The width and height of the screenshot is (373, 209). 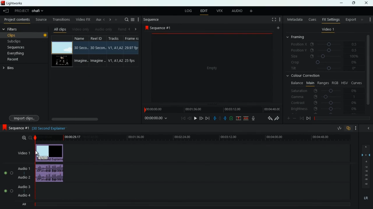 What do you see at coordinates (310, 83) in the screenshot?
I see `main` at bounding box center [310, 83].